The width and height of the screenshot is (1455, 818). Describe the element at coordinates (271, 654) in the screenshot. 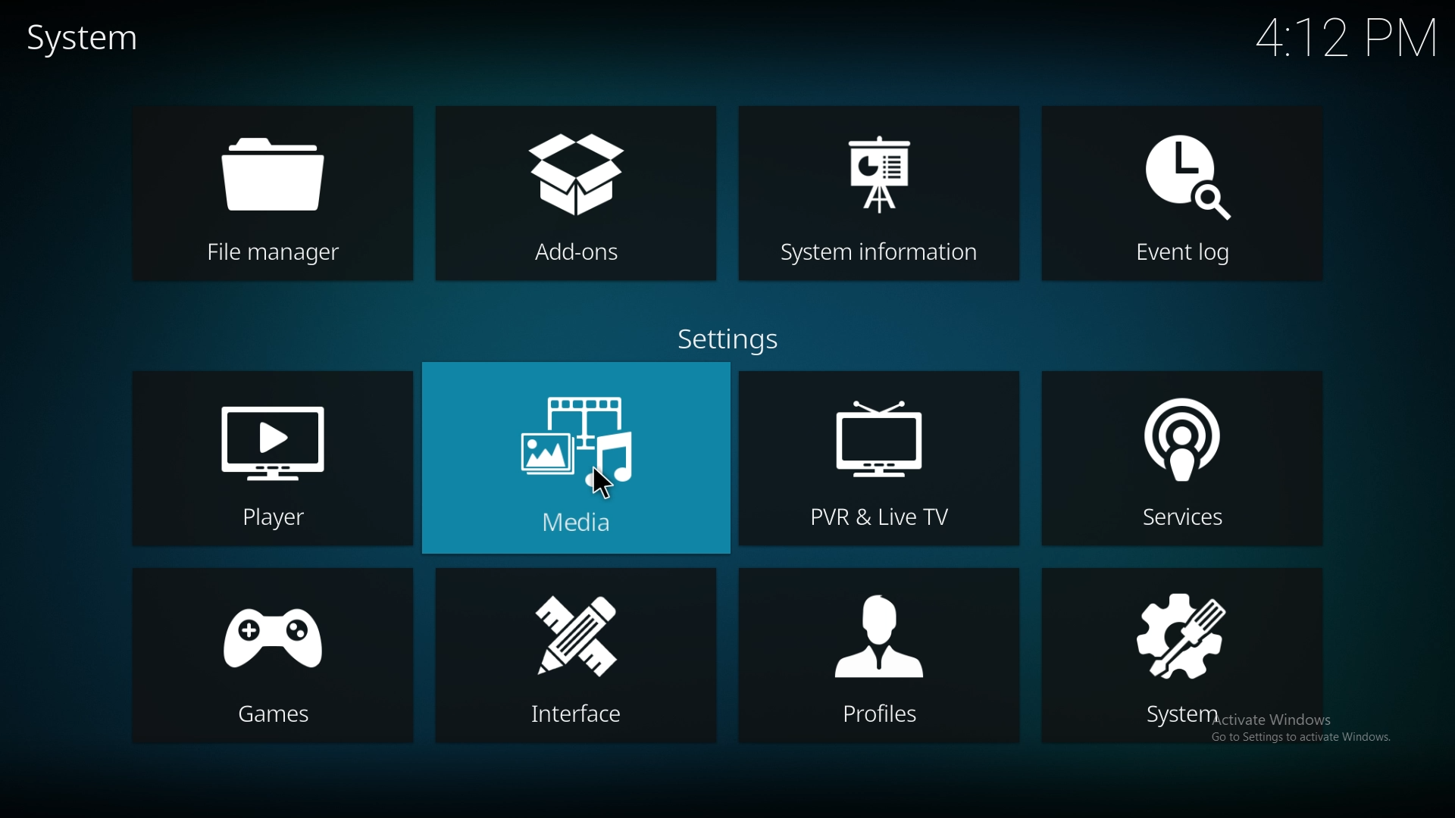

I see `games` at that location.